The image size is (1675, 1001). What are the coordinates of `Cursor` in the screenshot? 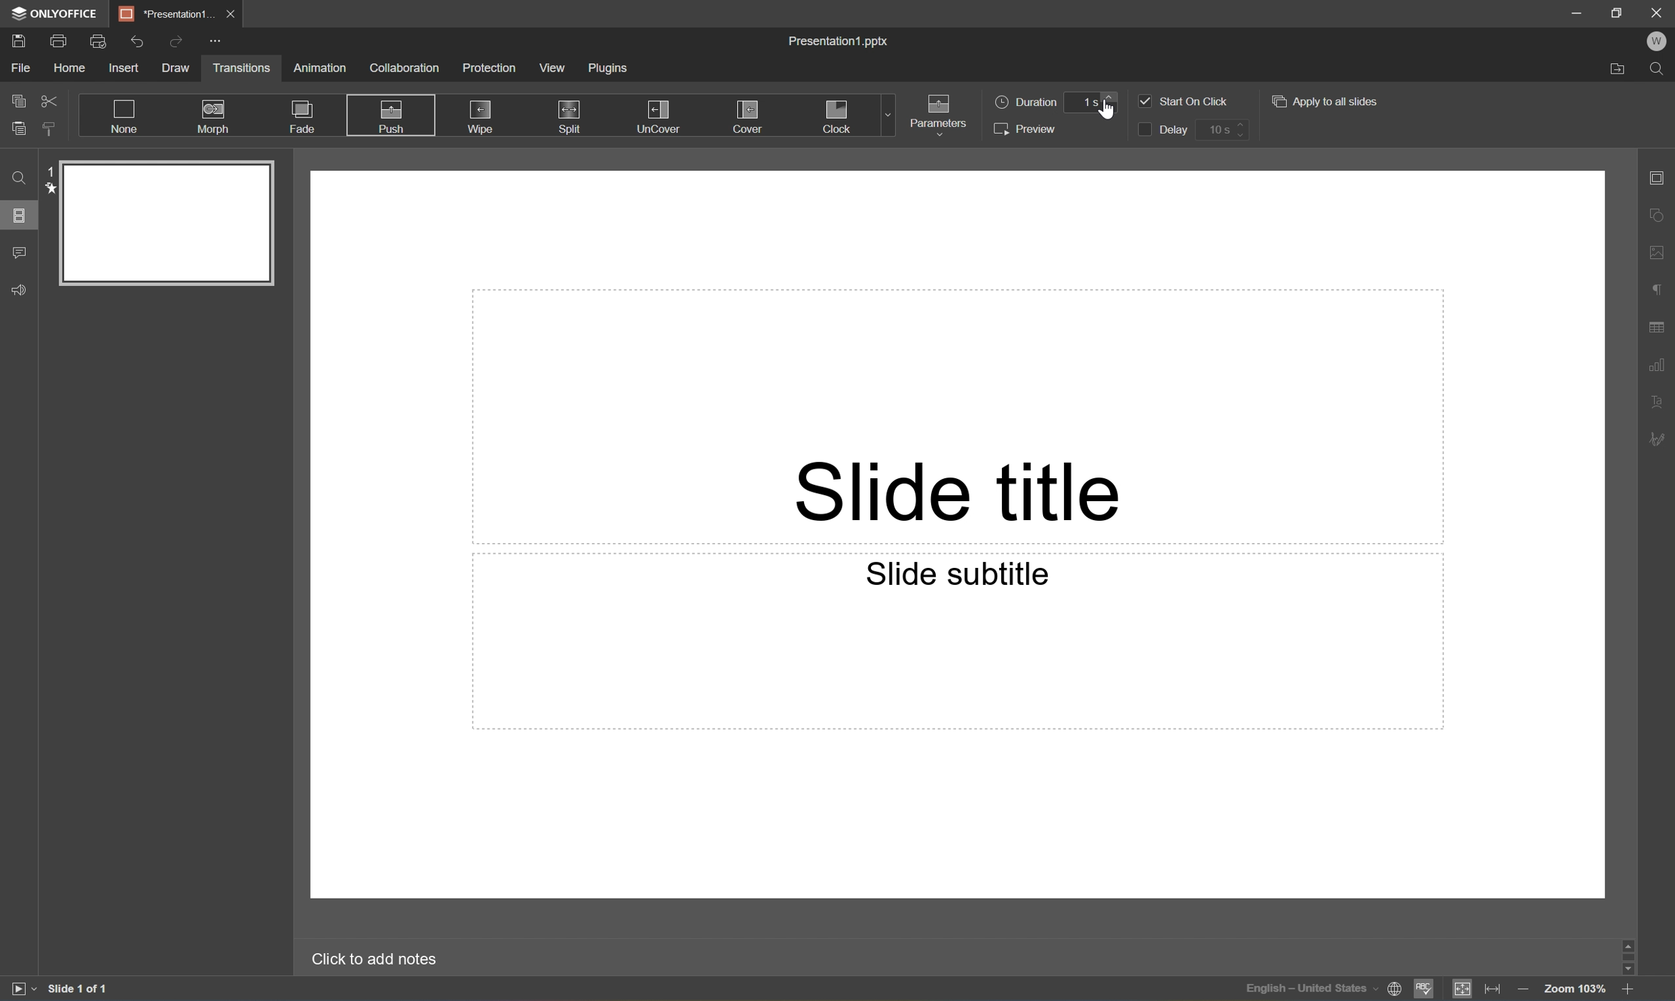 It's located at (1108, 107).